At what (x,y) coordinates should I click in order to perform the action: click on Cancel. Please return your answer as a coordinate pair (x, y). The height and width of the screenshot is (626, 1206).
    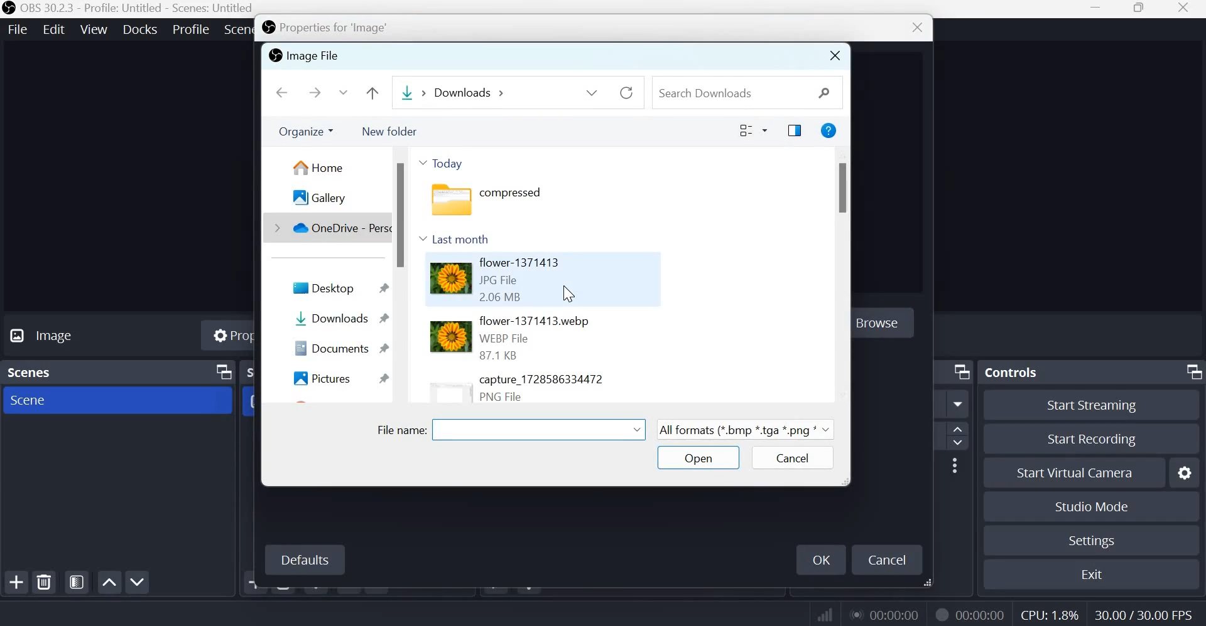
    Looking at the image, I should click on (890, 561).